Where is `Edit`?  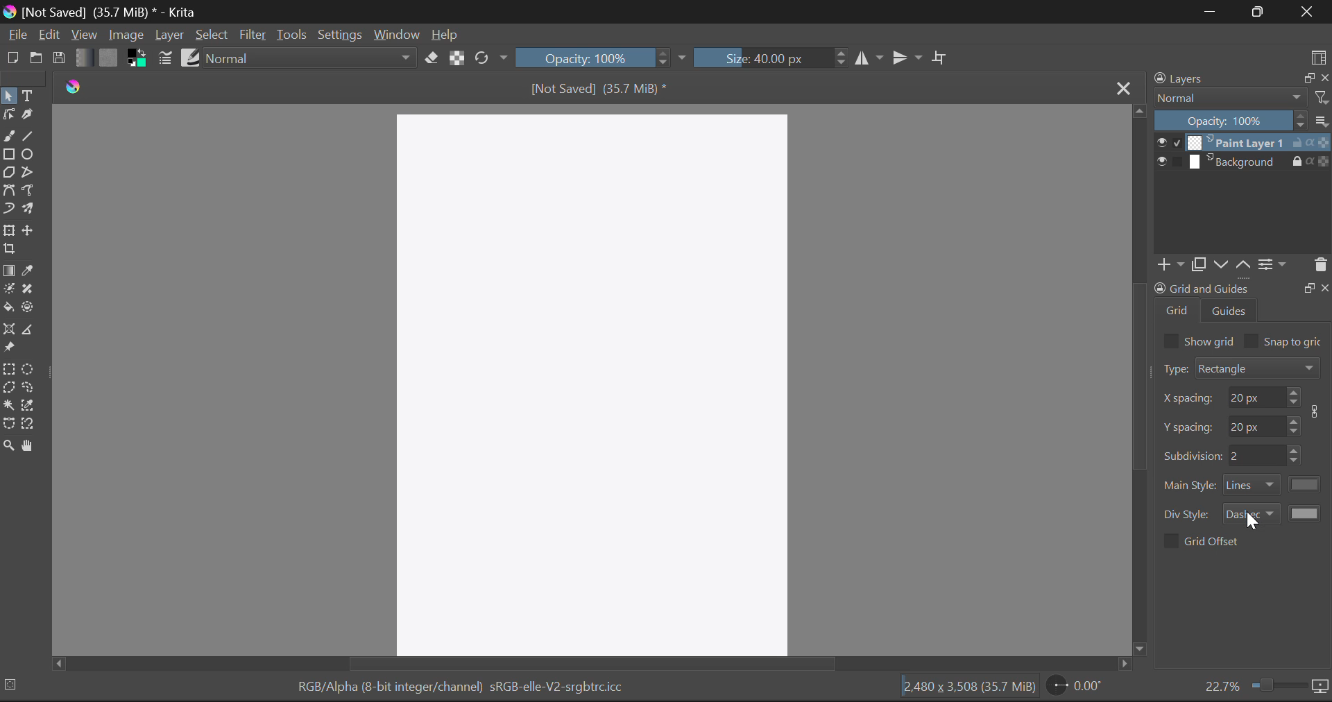 Edit is located at coordinates (49, 34).